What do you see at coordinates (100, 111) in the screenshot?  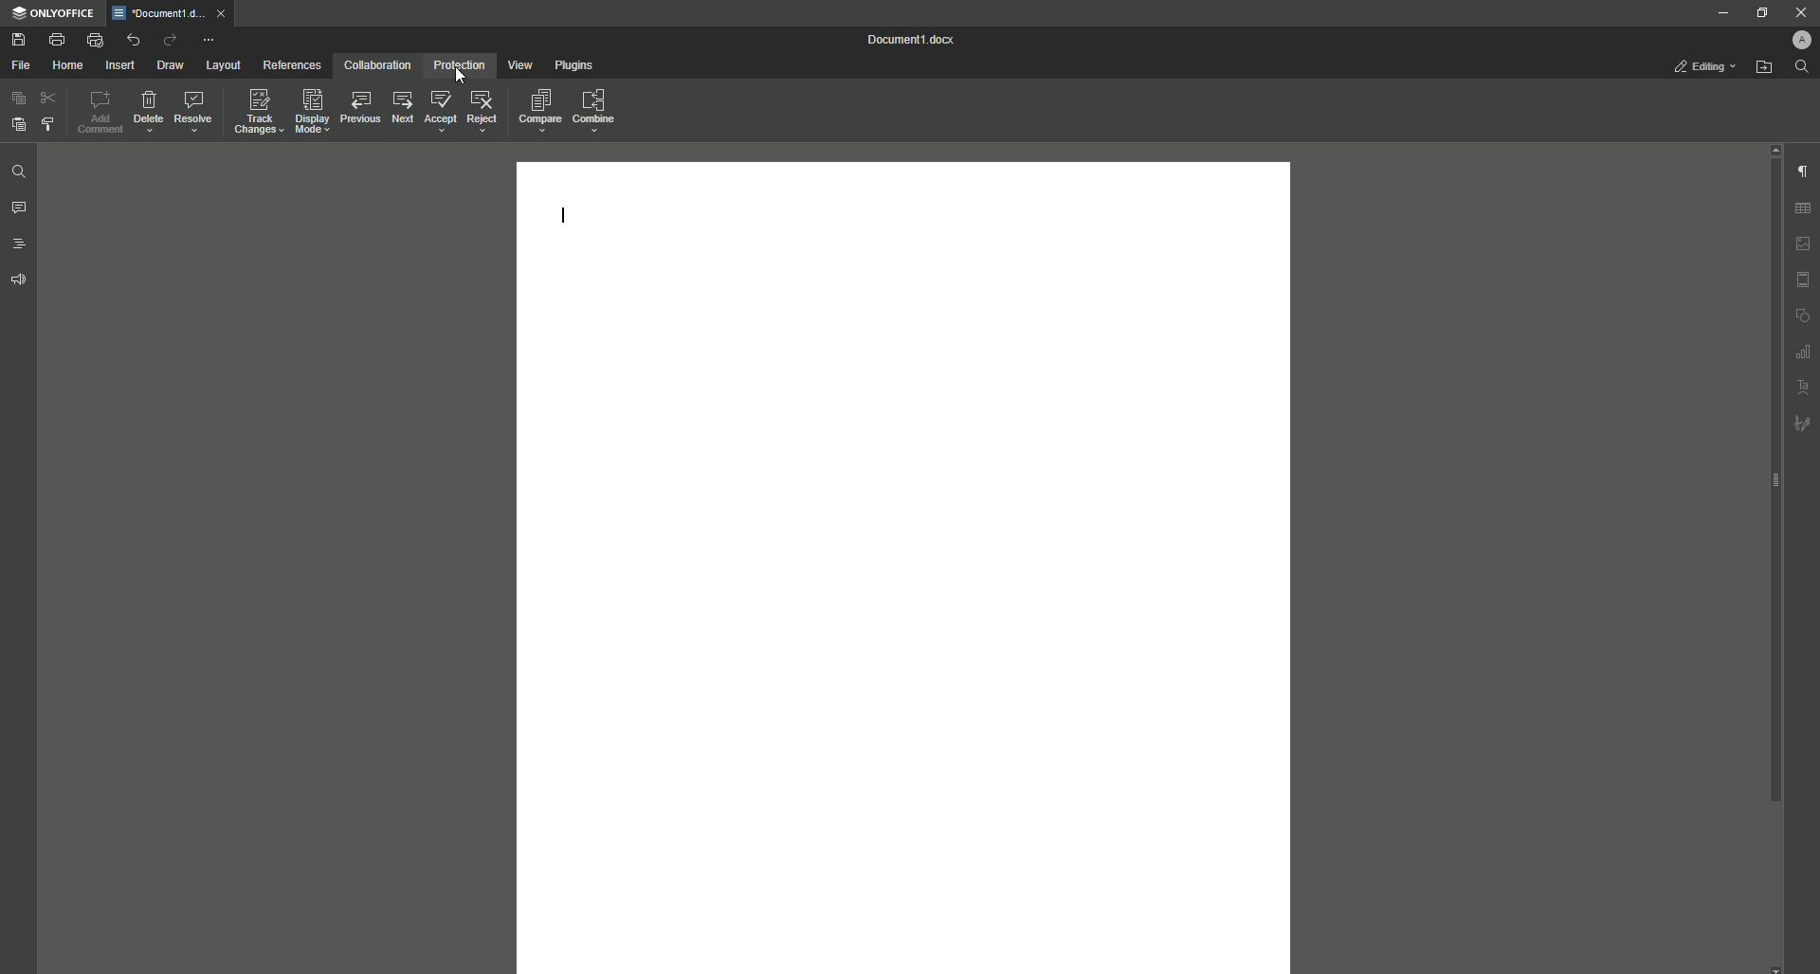 I see `Add Comment` at bounding box center [100, 111].